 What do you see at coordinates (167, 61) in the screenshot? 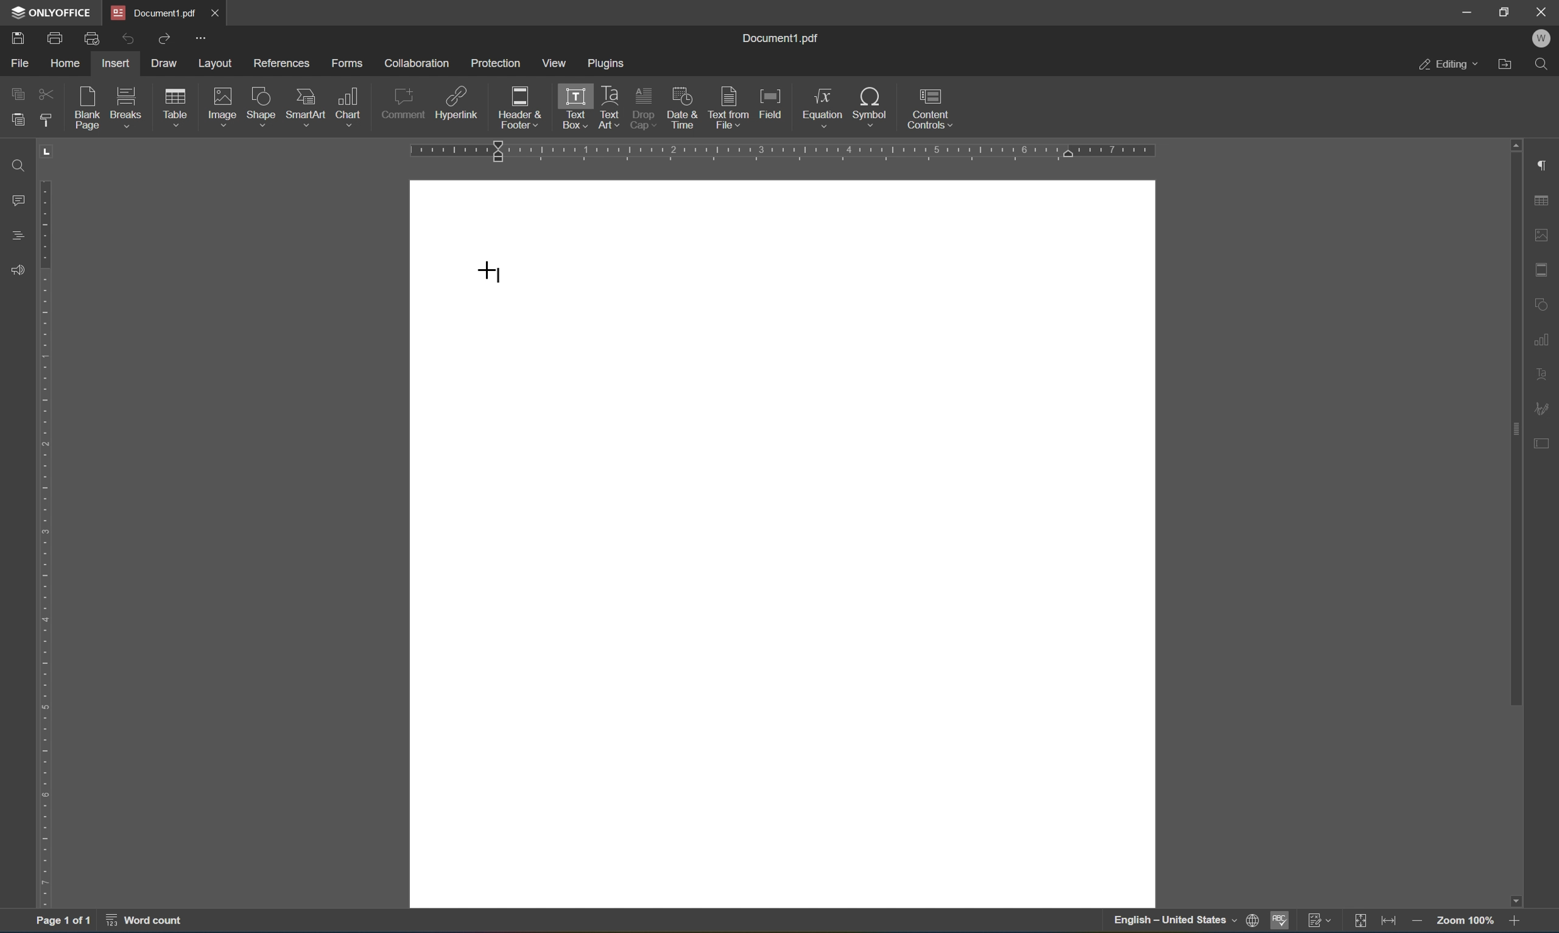
I see `draw` at bounding box center [167, 61].